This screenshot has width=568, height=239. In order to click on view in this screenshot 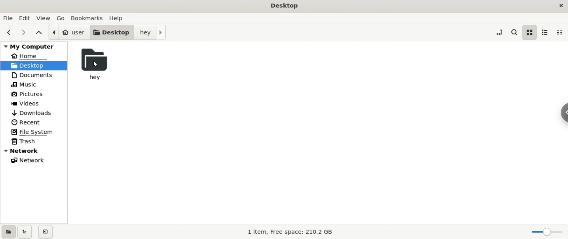, I will do `click(44, 18)`.